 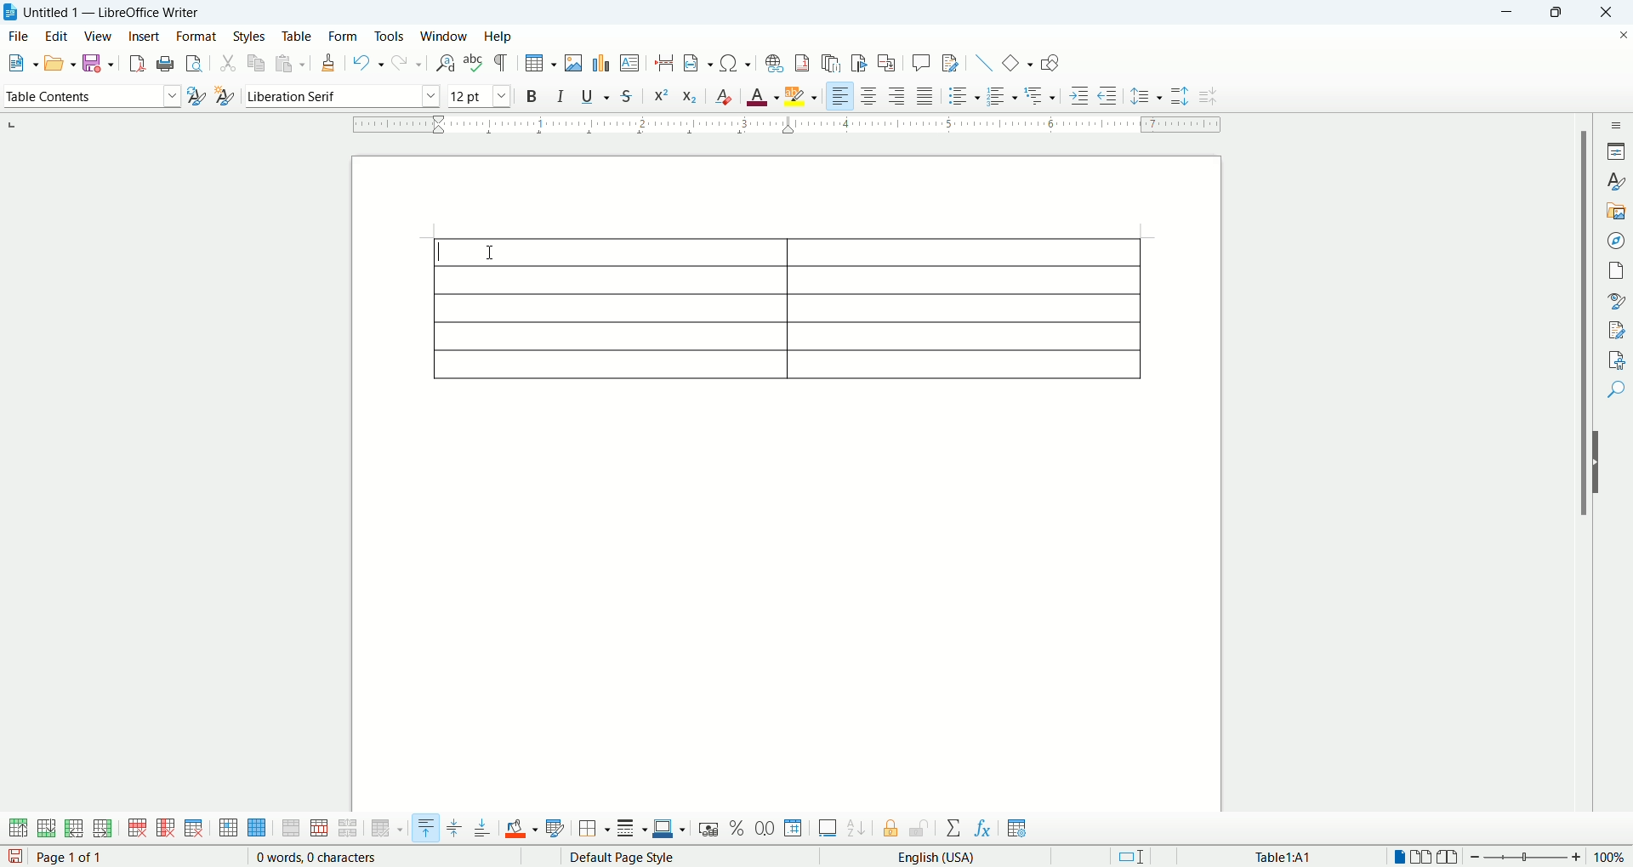 I want to click on cut, so click(x=229, y=65).